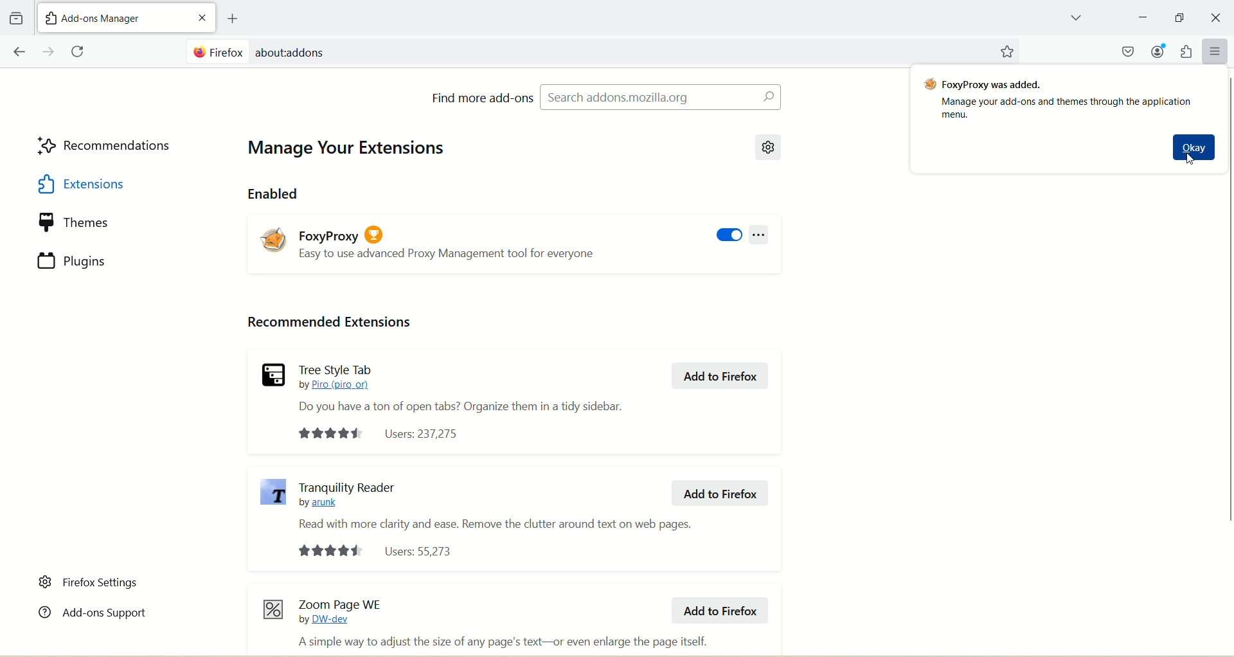 This screenshot has height=657, width=1234. What do you see at coordinates (1158, 51) in the screenshot?
I see `Account` at bounding box center [1158, 51].